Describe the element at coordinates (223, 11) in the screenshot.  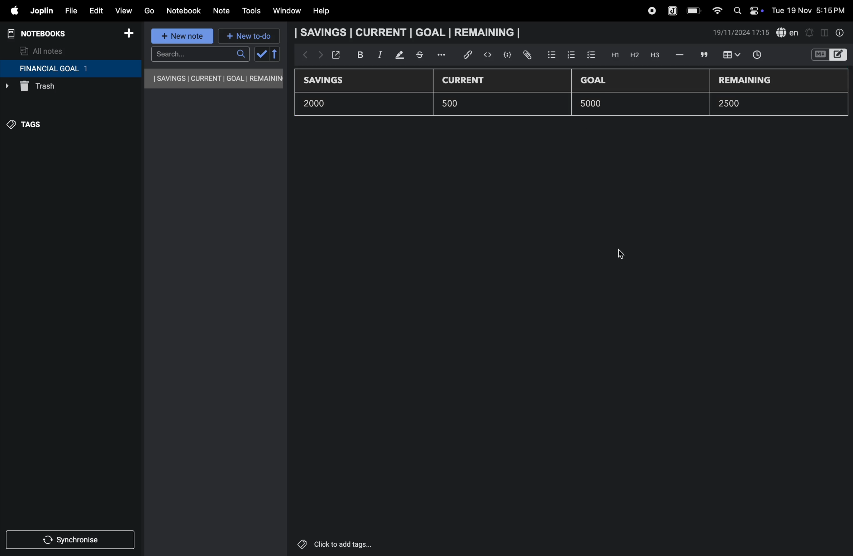
I see `note` at that location.